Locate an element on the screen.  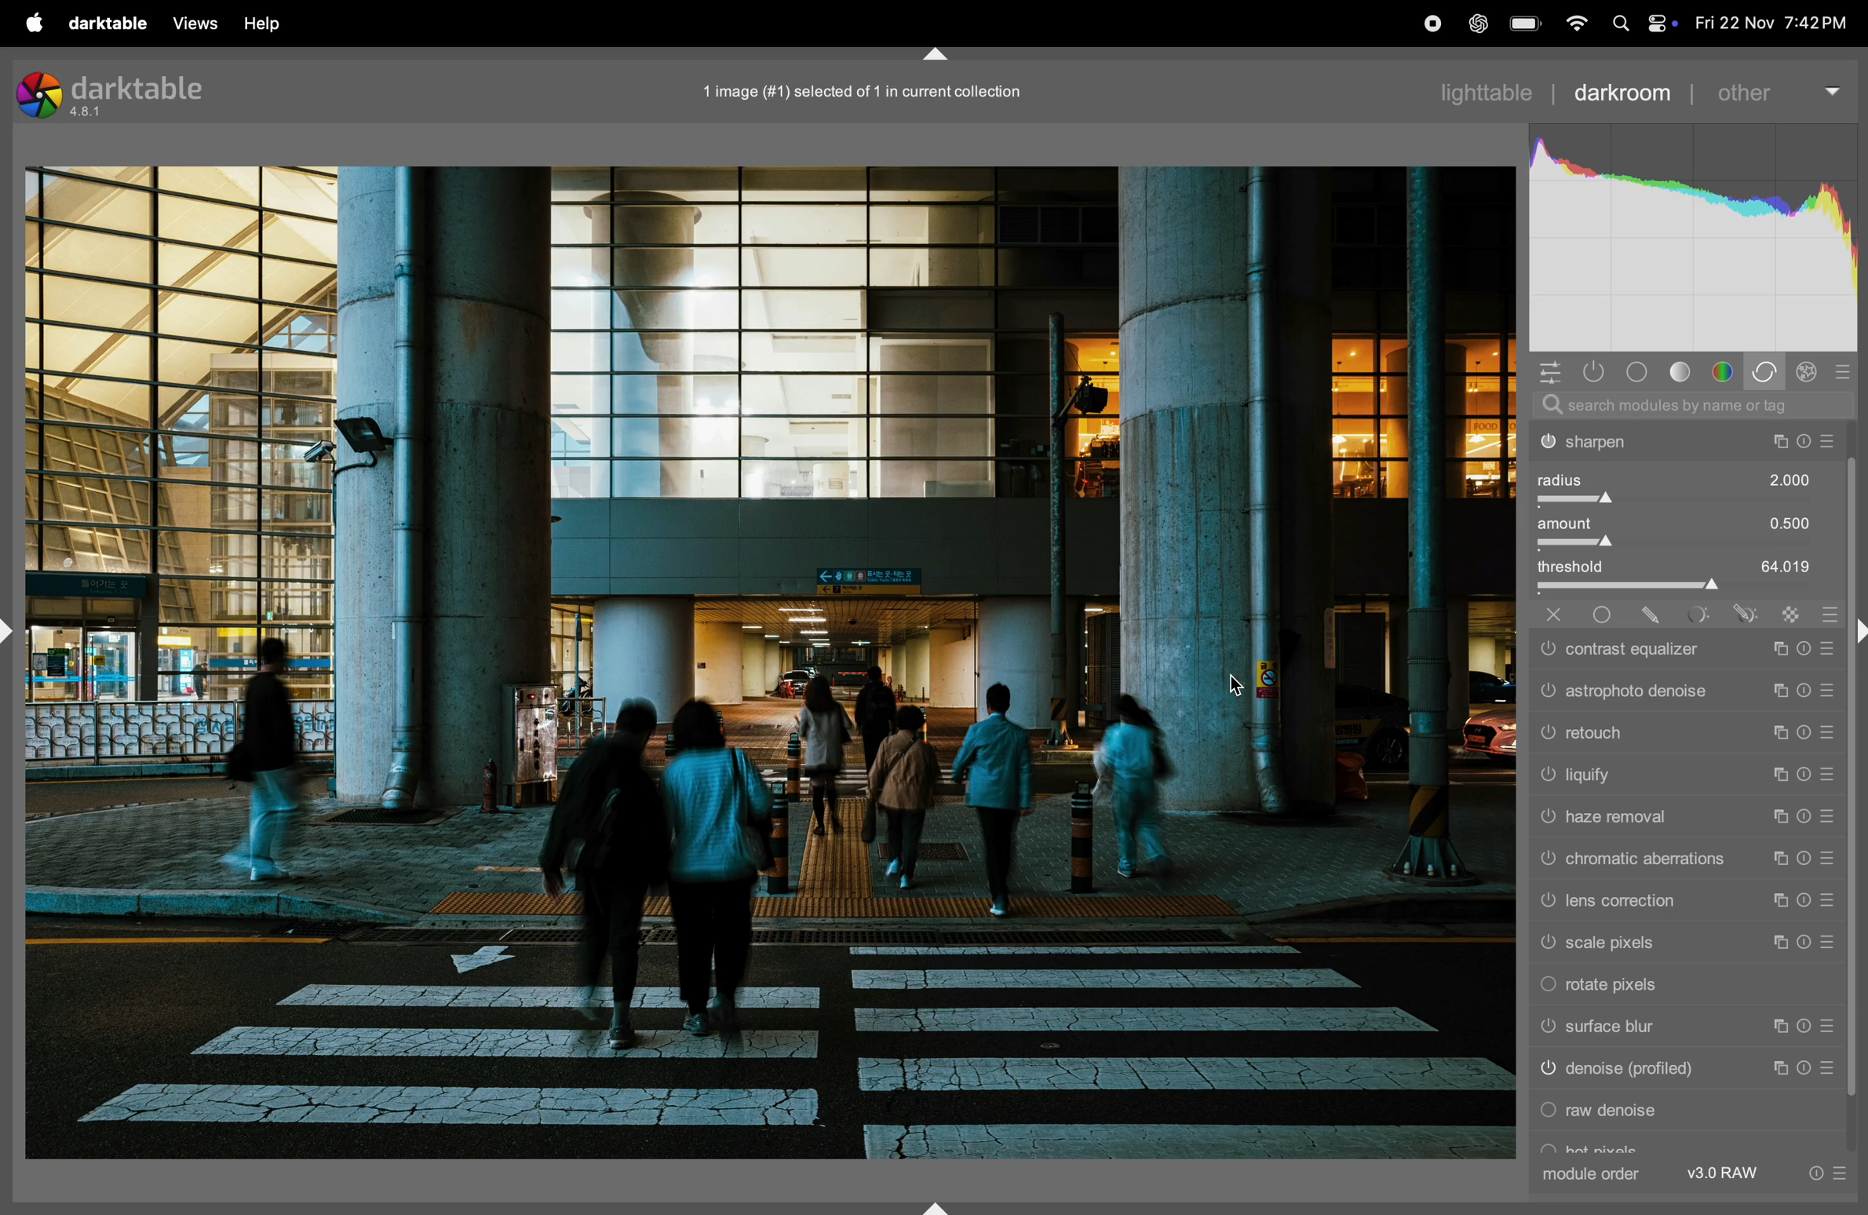
quick acess panel is located at coordinates (1551, 371).